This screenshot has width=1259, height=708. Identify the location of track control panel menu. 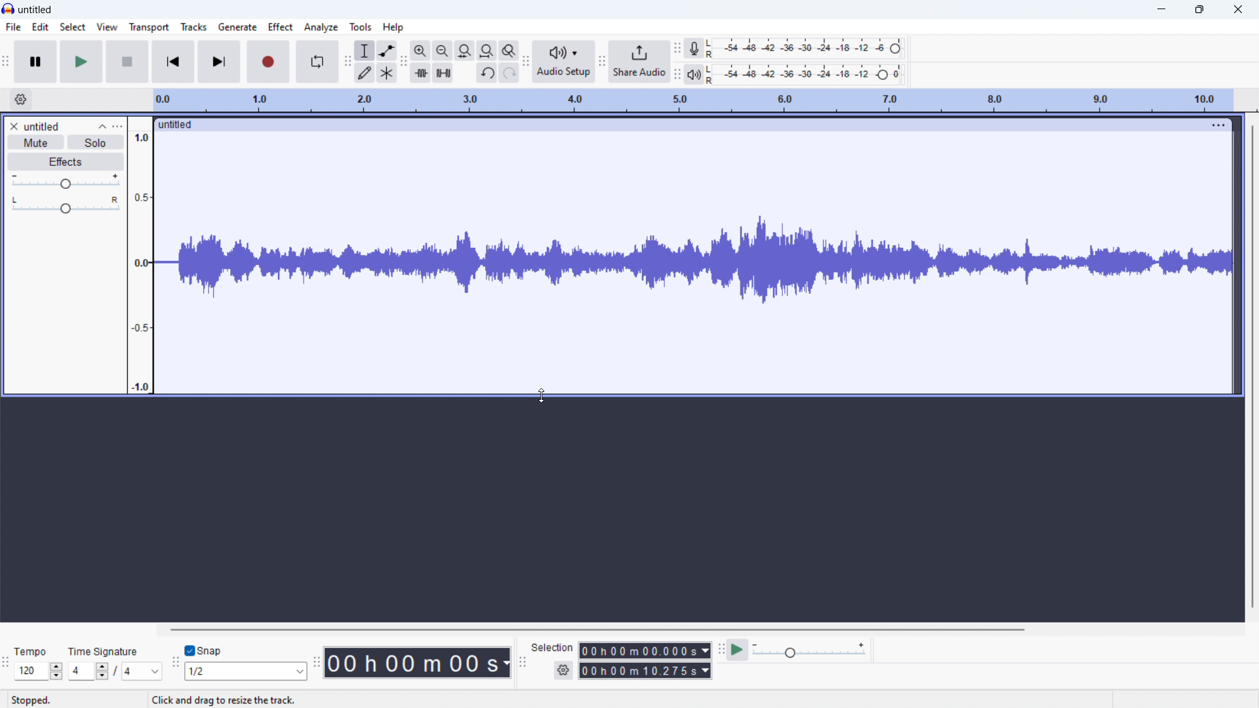
(118, 126).